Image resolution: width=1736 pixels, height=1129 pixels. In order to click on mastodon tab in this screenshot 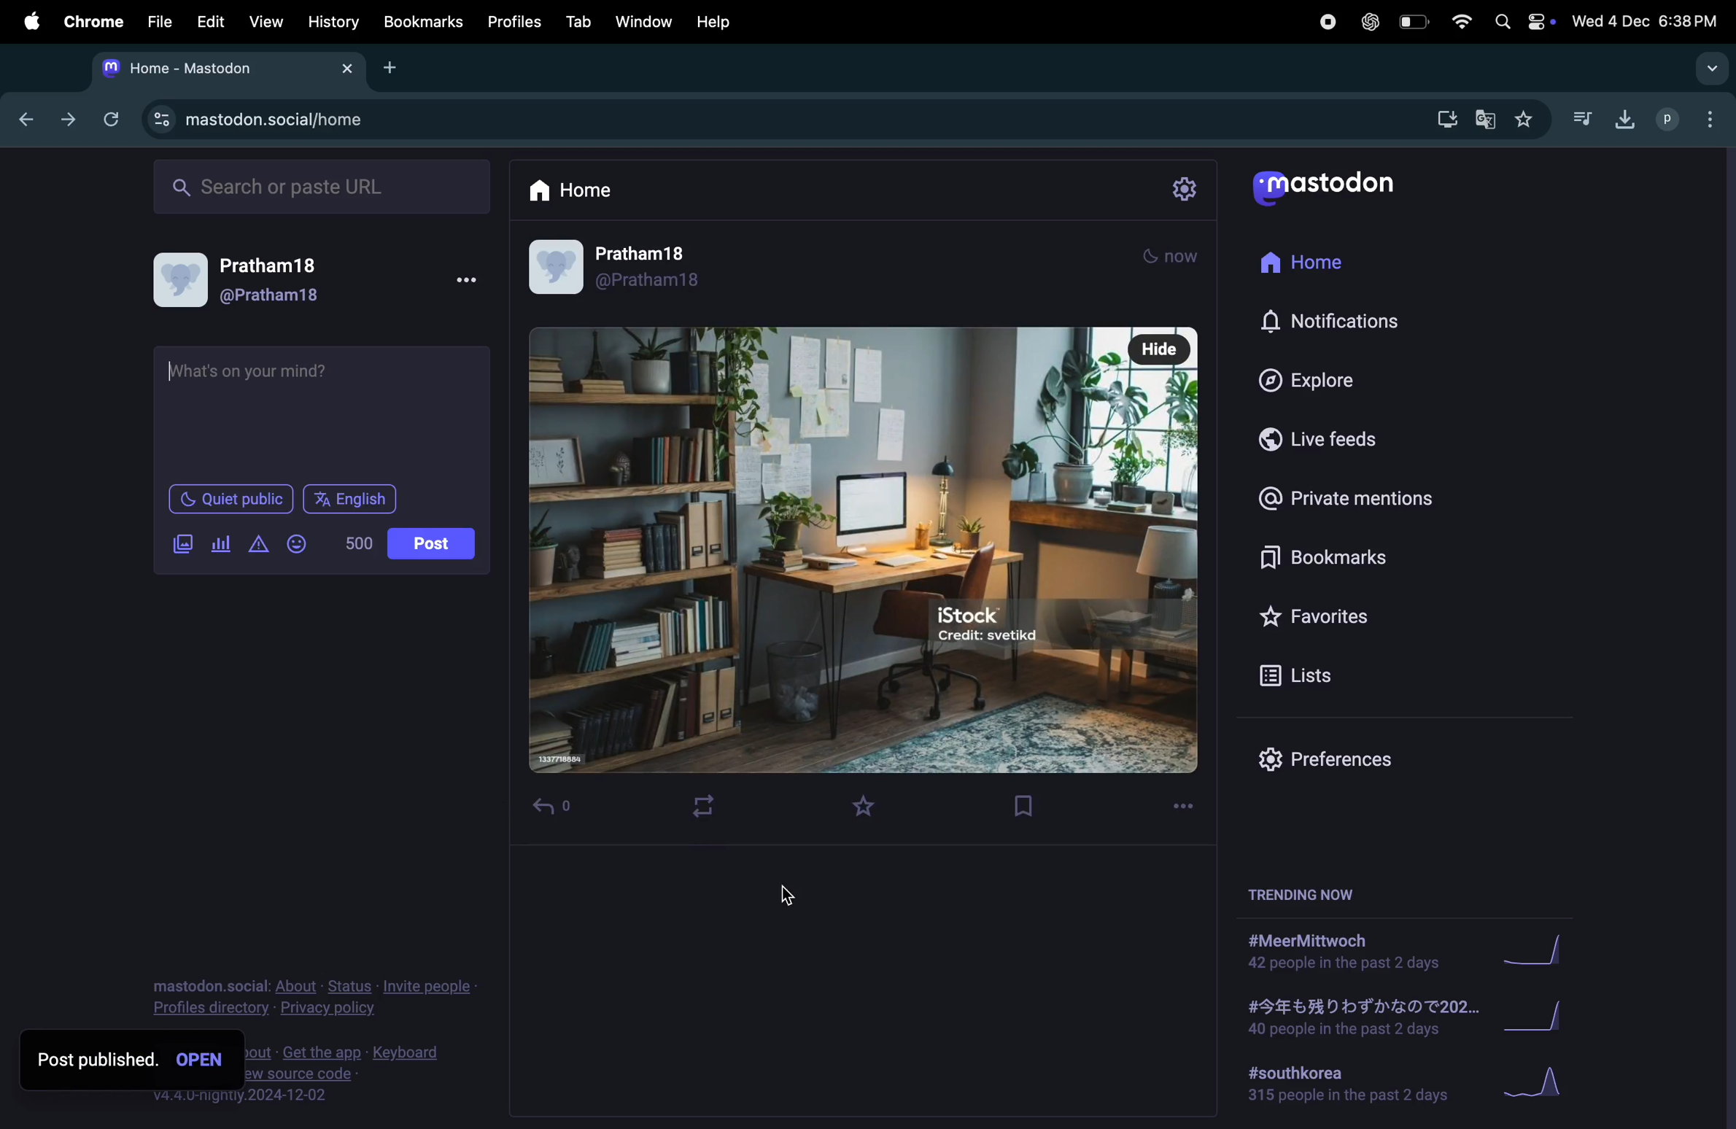, I will do `click(220, 69)`.